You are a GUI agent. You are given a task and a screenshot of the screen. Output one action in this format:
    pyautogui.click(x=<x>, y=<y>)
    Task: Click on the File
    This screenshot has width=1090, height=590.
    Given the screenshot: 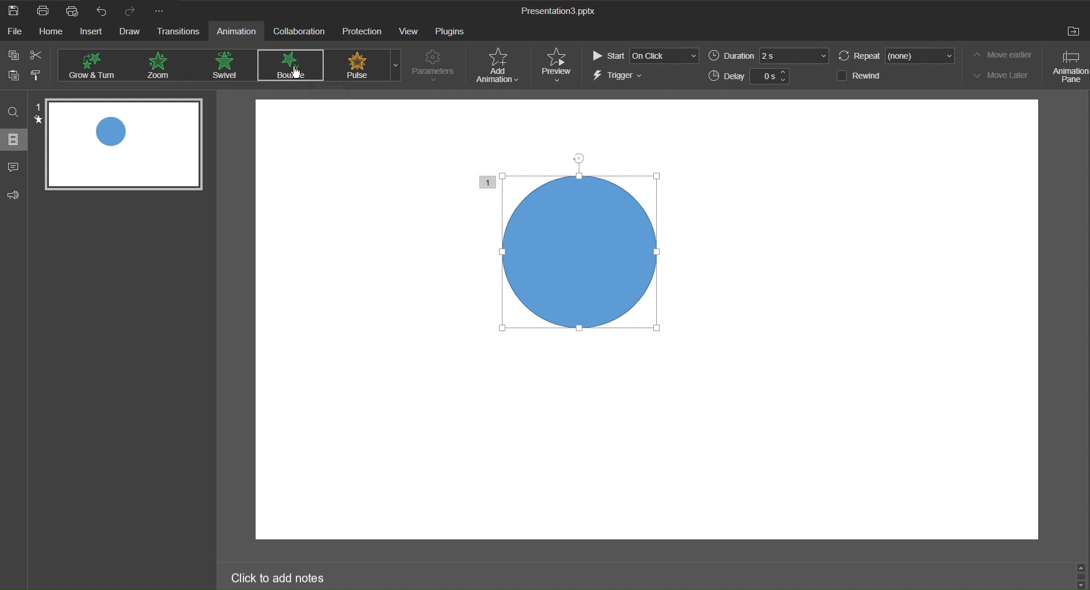 What is the action you would take?
    pyautogui.click(x=16, y=33)
    